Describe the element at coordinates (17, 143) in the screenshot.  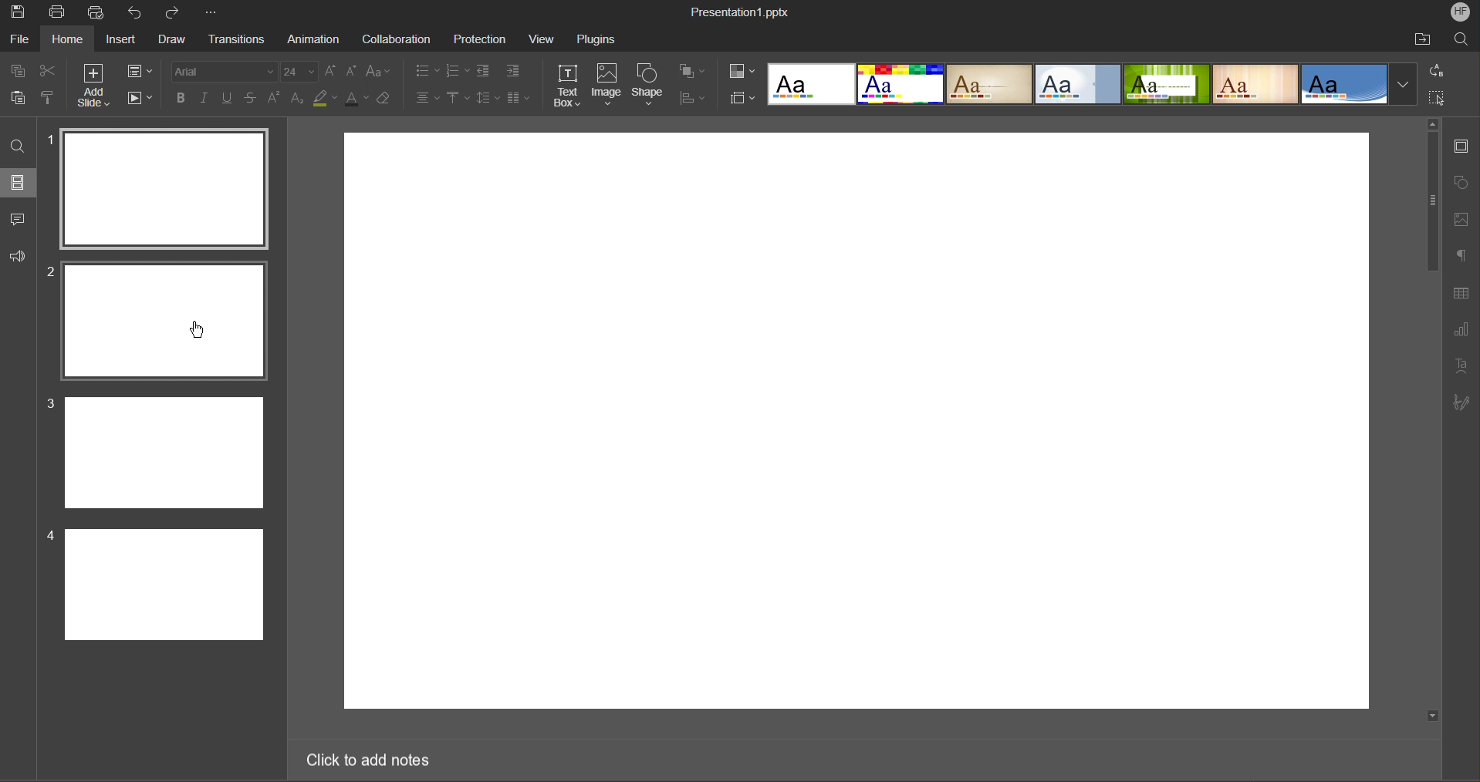
I see `Search` at that location.